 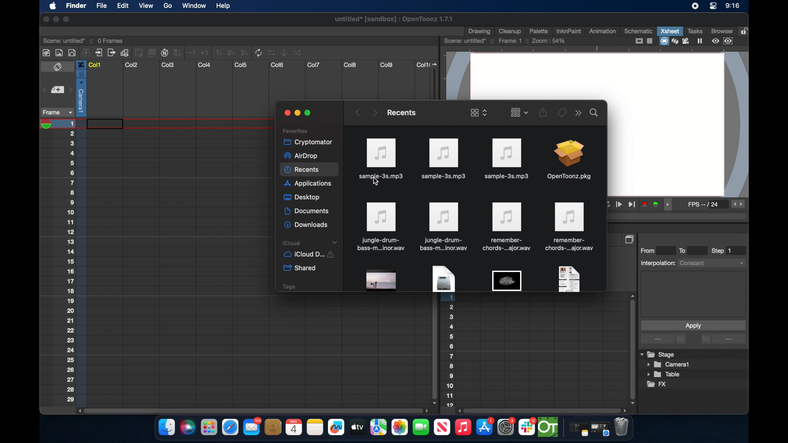 I want to click on to, so click(x=685, y=250).